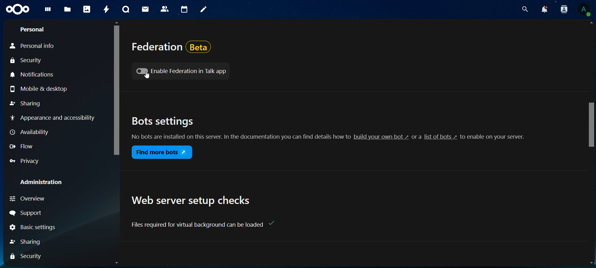 The width and height of the screenshot is (596, 268). Describe the element at coordinates (27, 213) in the screenshot. I see `Support` at that location.